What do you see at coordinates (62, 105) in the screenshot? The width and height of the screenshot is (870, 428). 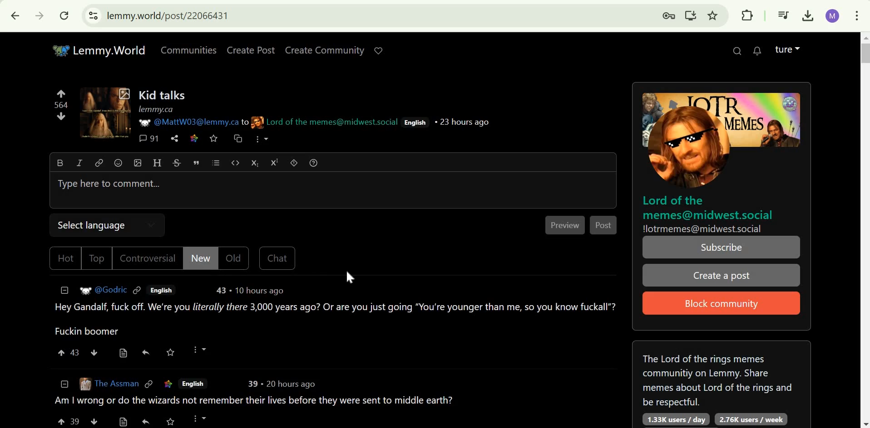 I see `points` at bounding box center [62, 105].